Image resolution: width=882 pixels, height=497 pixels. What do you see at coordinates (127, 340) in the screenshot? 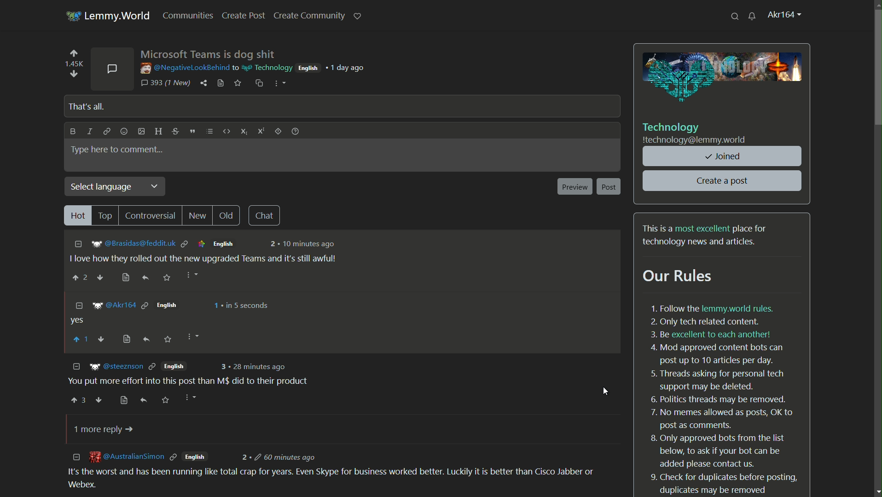
I see `view source` at bounding box center [127, 340].